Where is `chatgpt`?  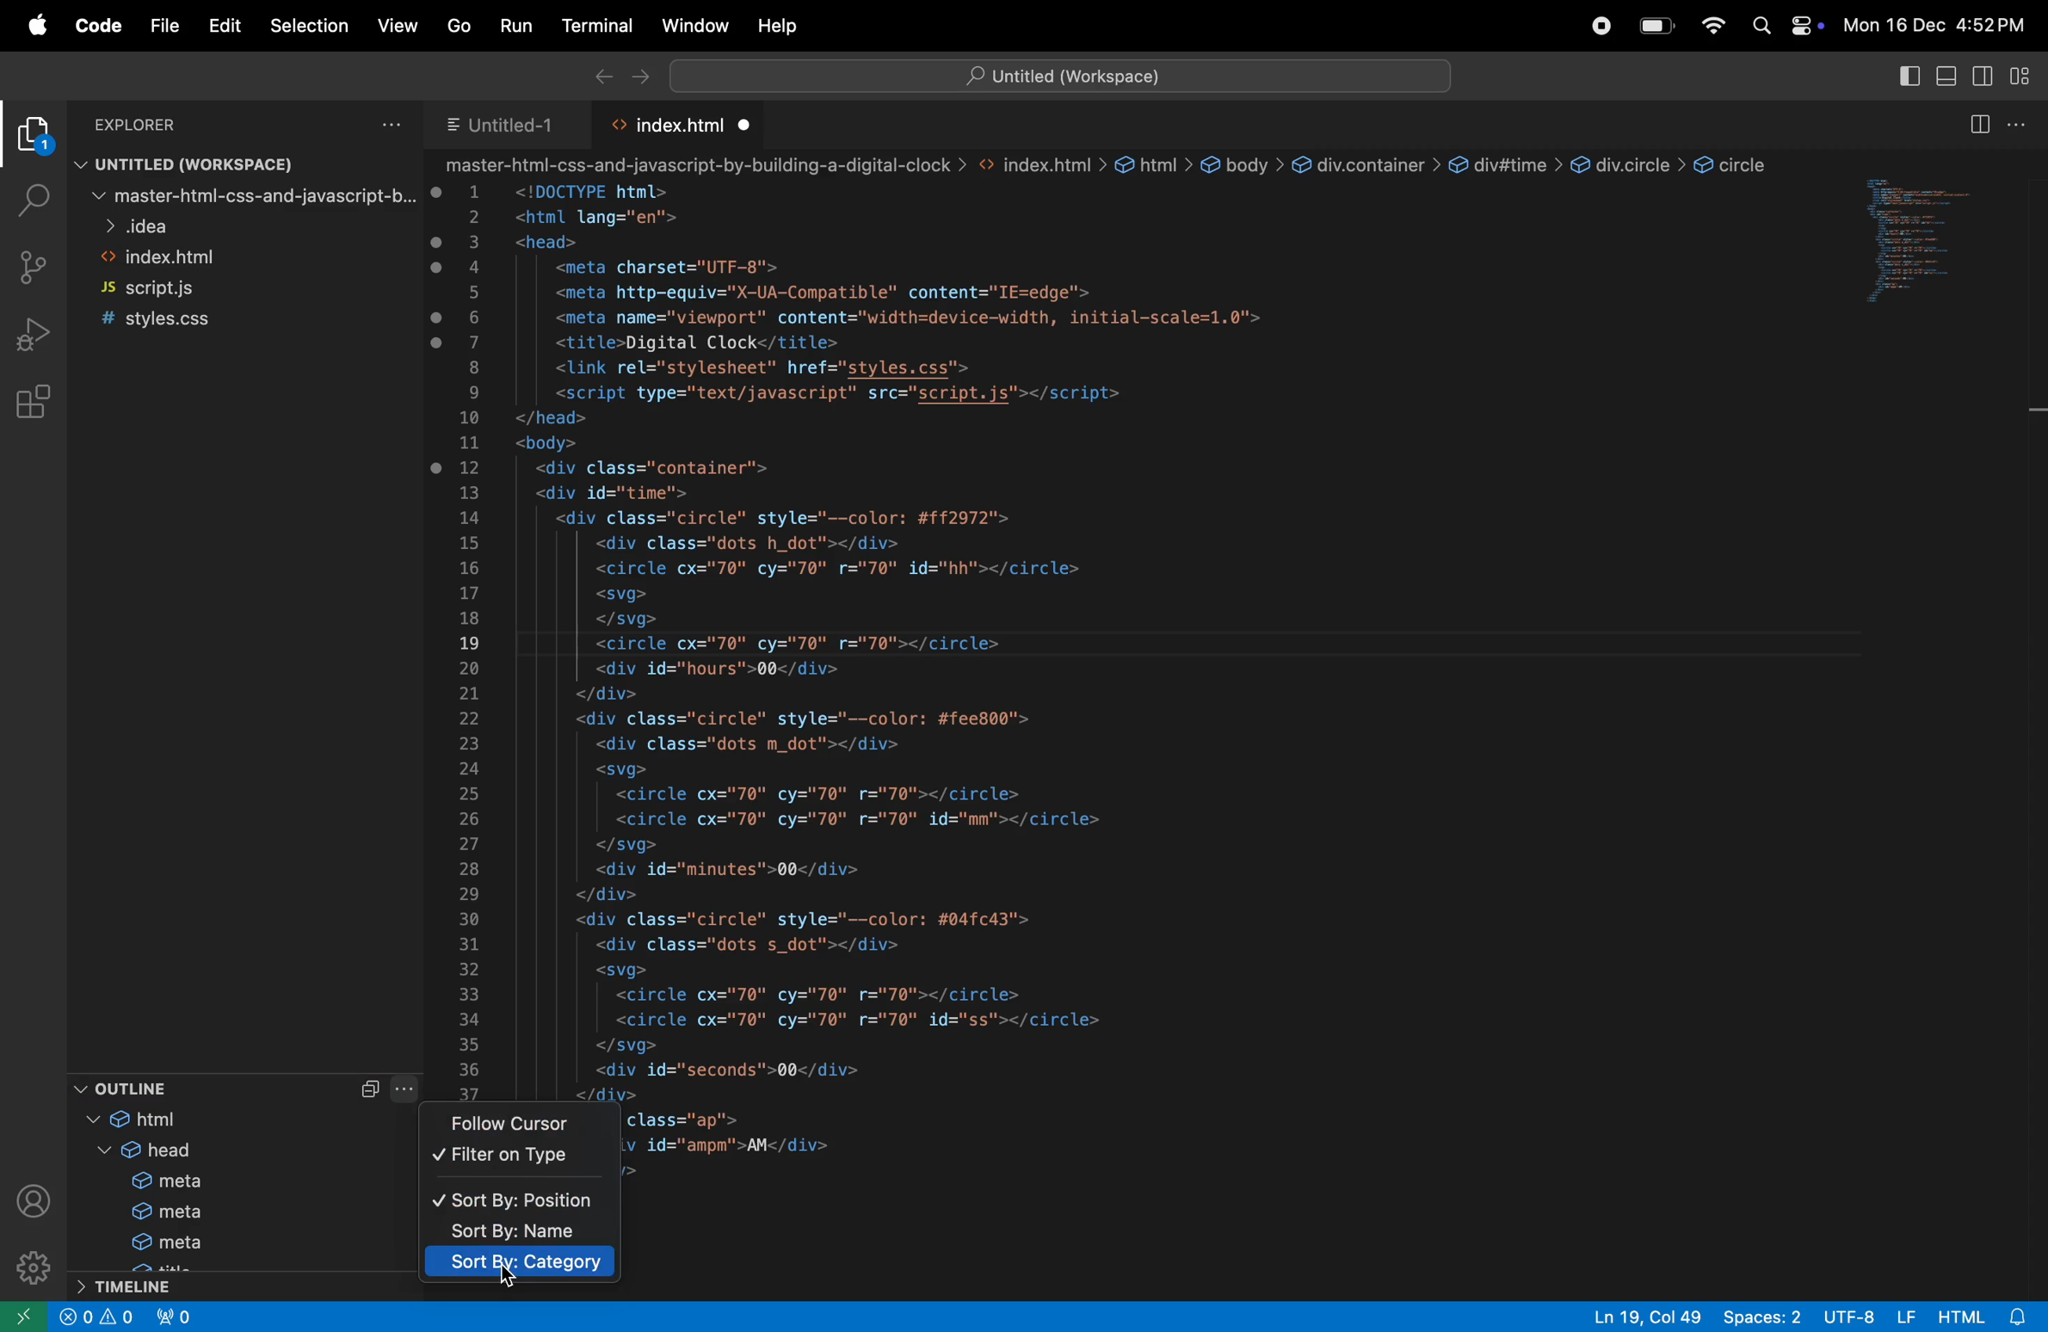 chatgpt is located at coordinates (1593, 23).